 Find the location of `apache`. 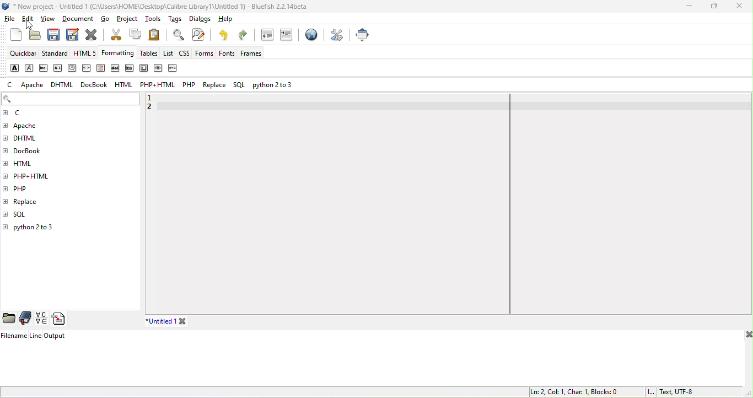

apache is located at coordinates (34, 126).